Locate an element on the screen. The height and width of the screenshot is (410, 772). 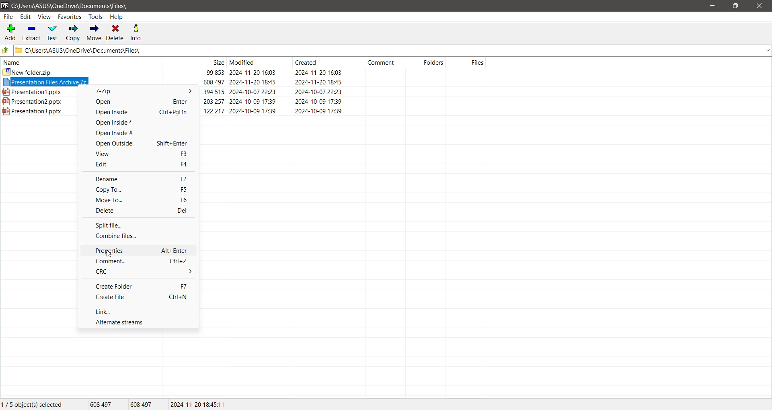
Shift+Enter is located at coordinates (170, 143).